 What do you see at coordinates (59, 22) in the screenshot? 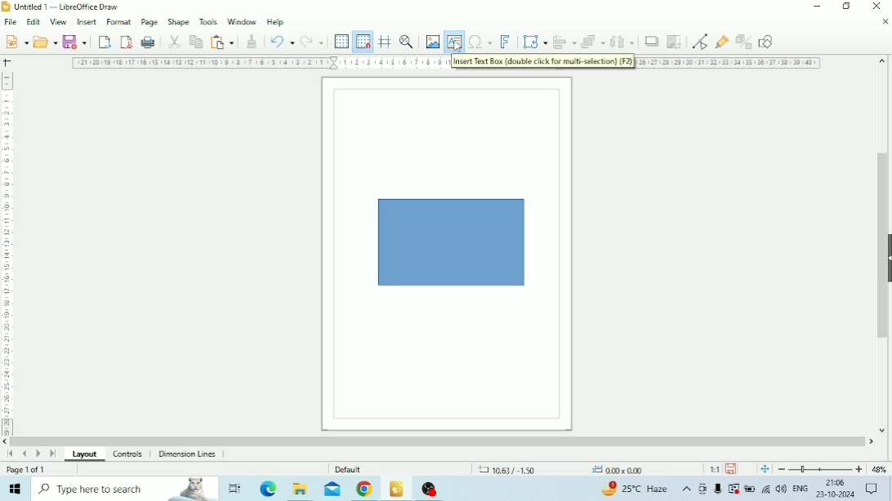
I see `View` at bounding box center [59, 22].